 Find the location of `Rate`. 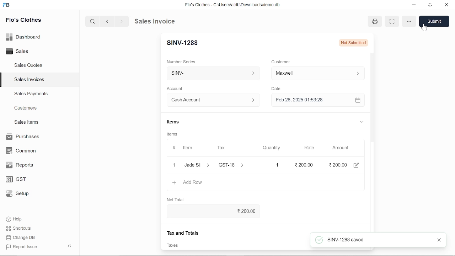

Rate is located at coordinates (307, 148).